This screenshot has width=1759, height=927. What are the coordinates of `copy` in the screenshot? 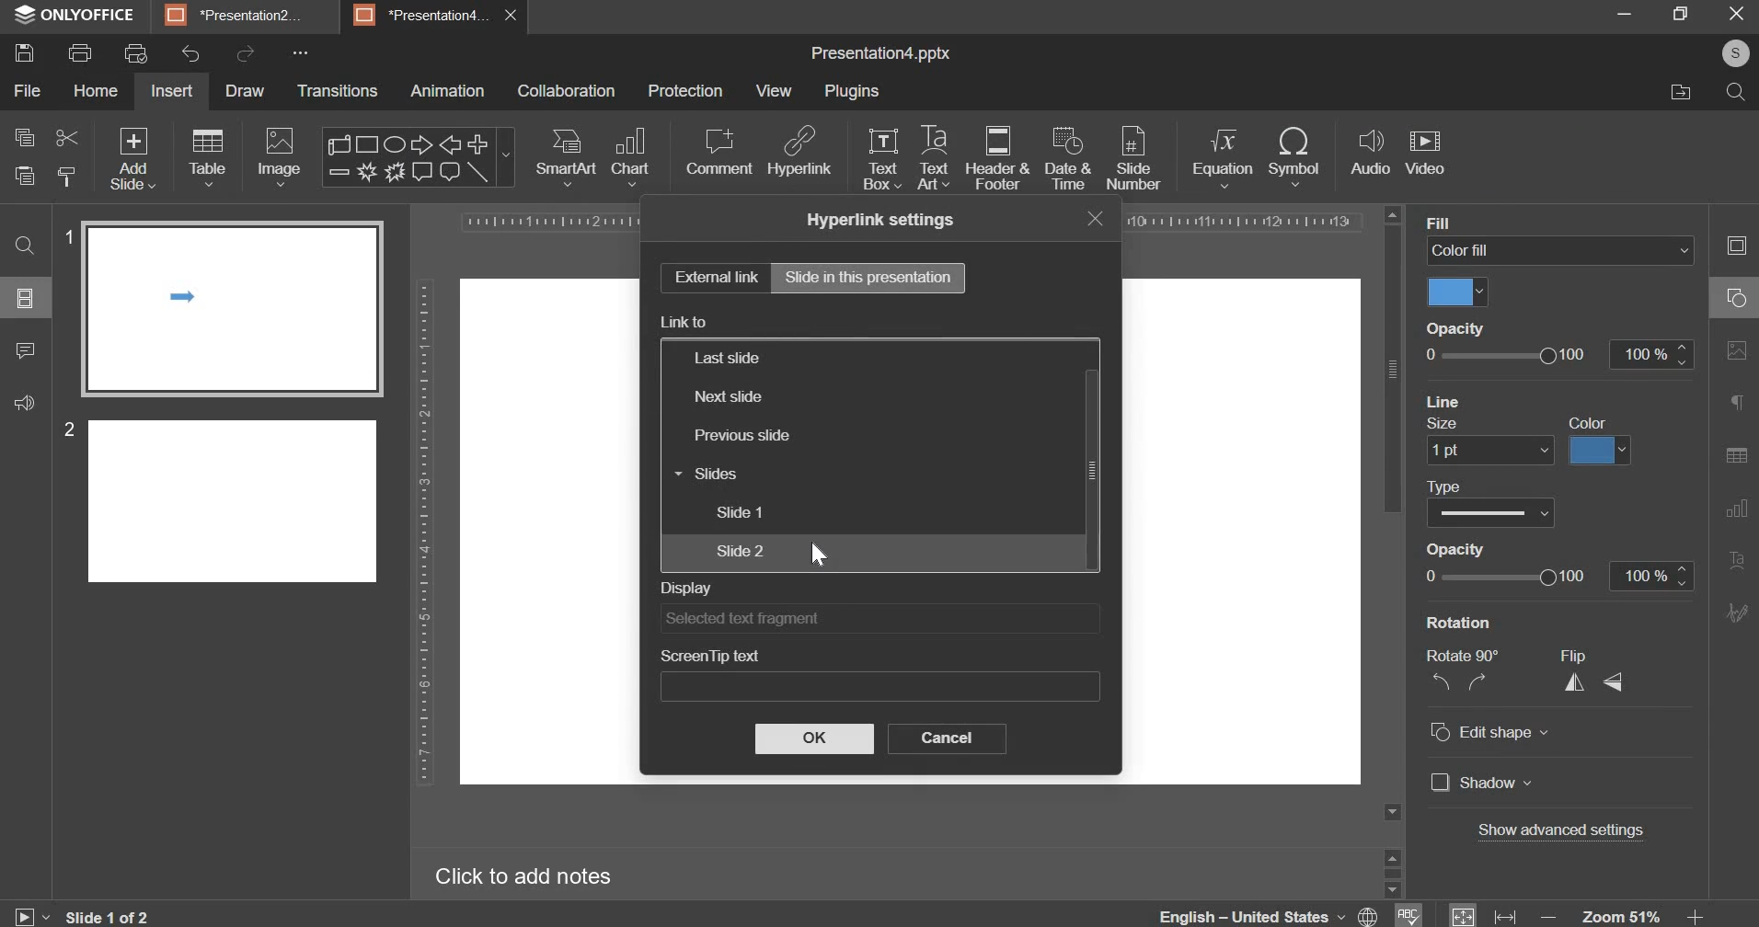 It's located at (24, 136).